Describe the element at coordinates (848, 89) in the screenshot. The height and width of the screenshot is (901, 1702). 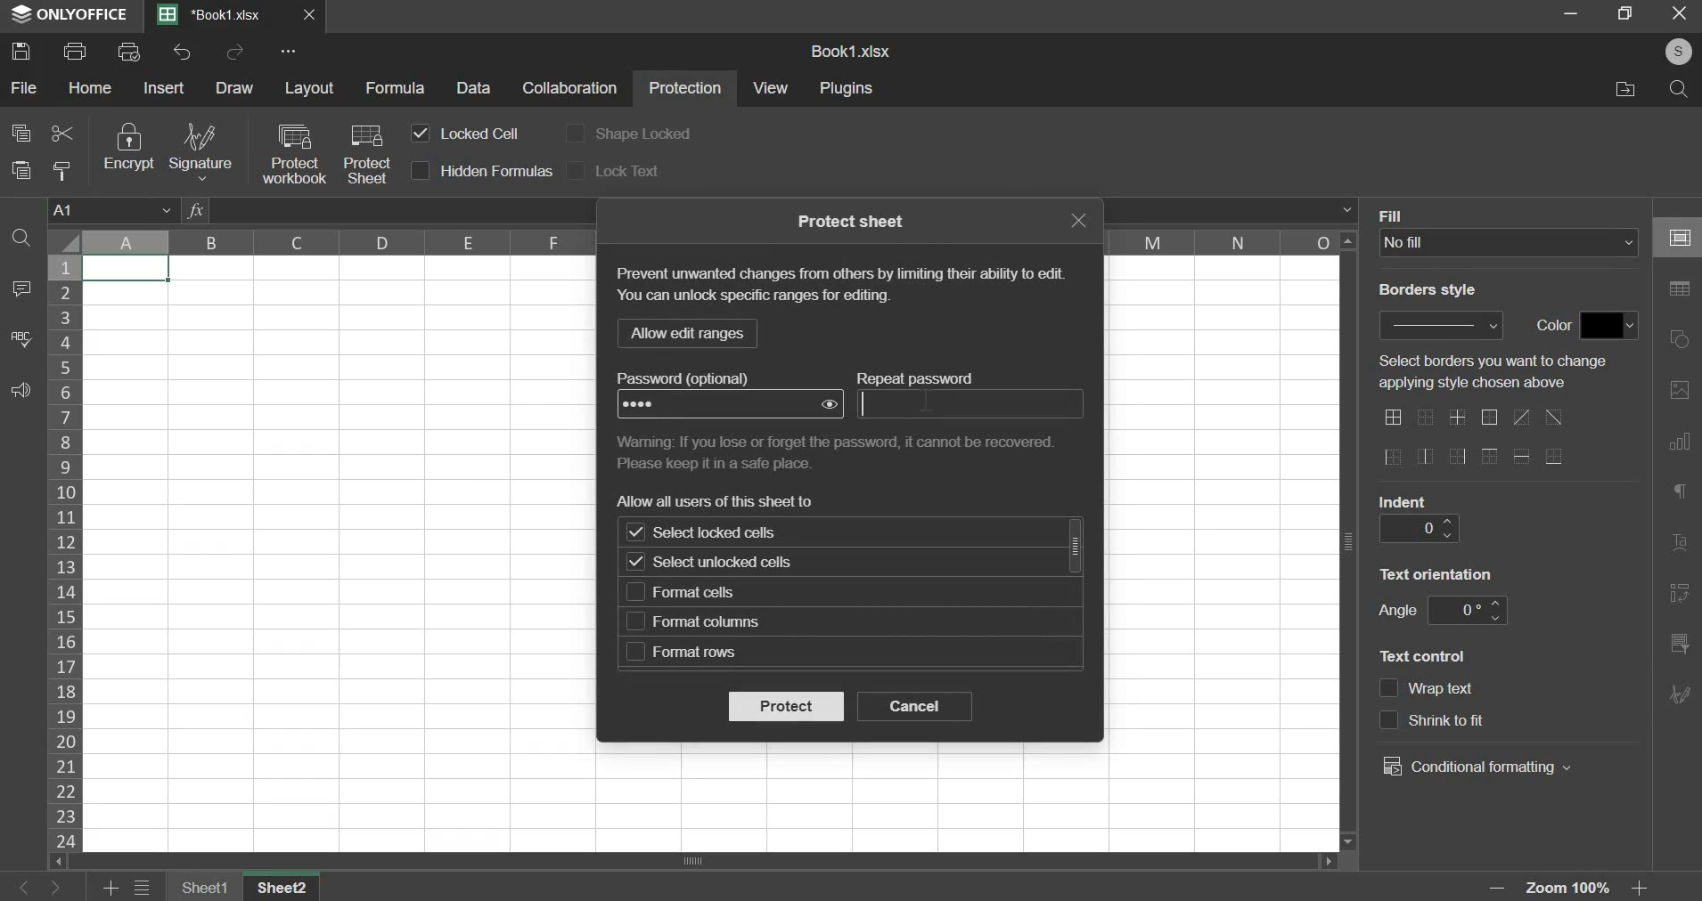
I see `plugins` at that location.